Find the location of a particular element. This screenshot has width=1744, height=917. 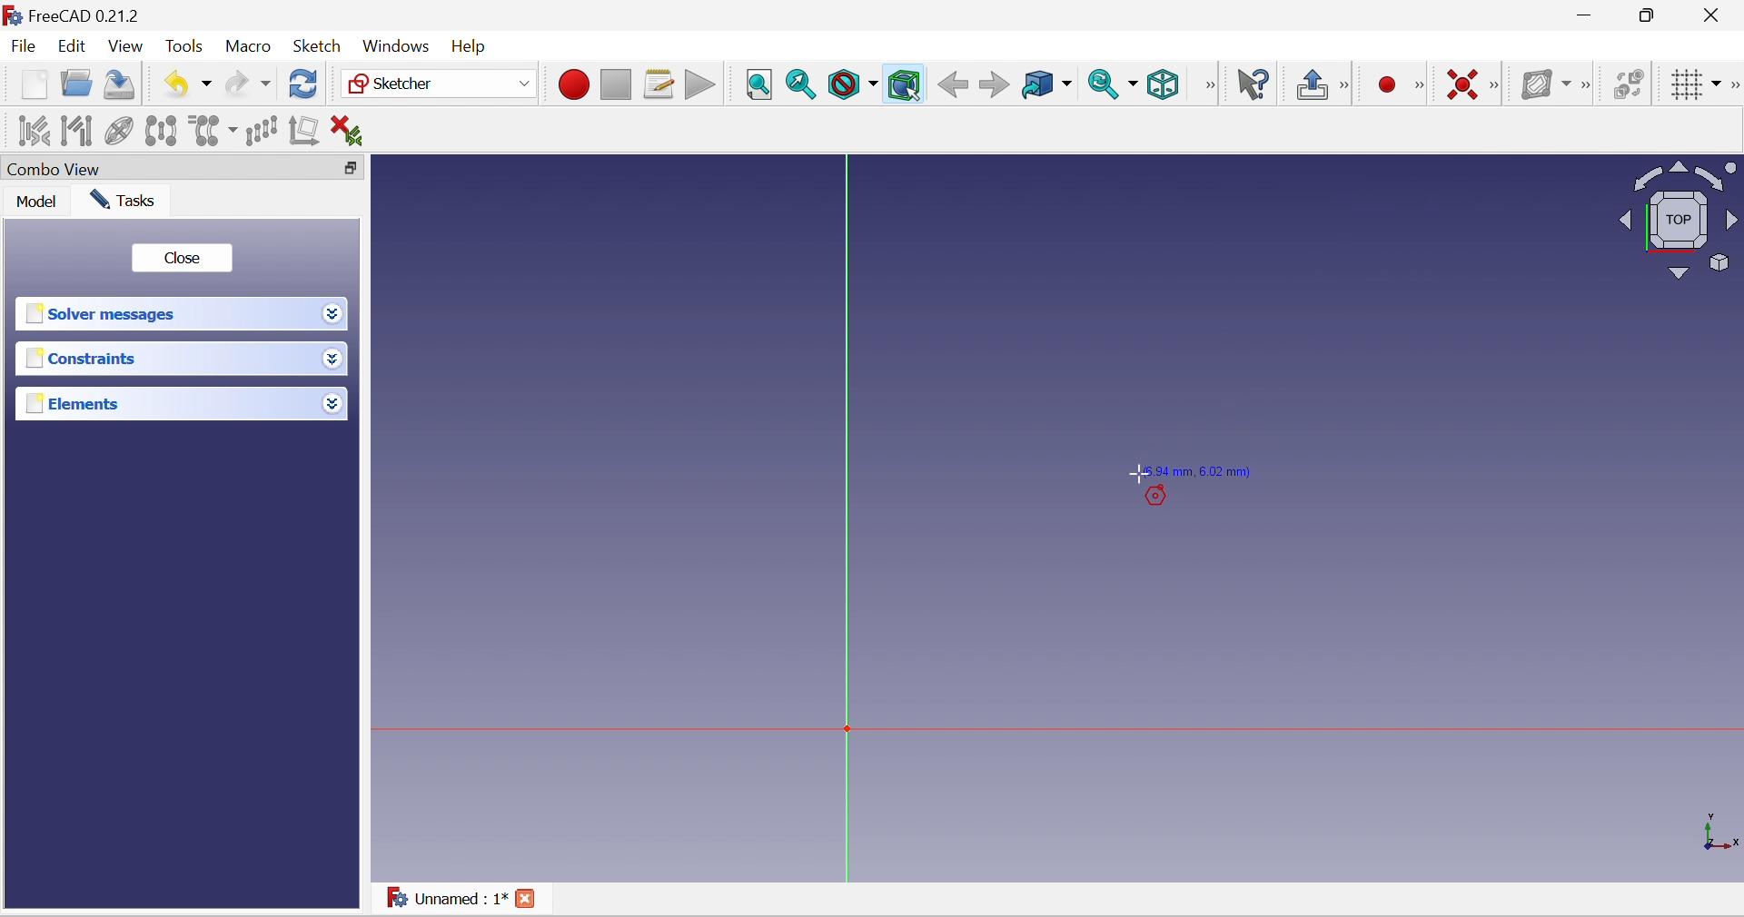

Open is located at coordinates (77, 85).